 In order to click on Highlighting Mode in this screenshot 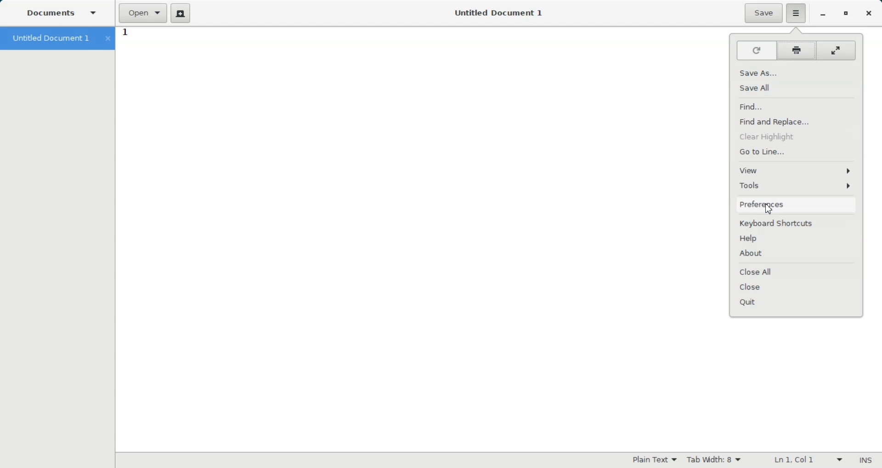, I will do `click(655, 459)`.